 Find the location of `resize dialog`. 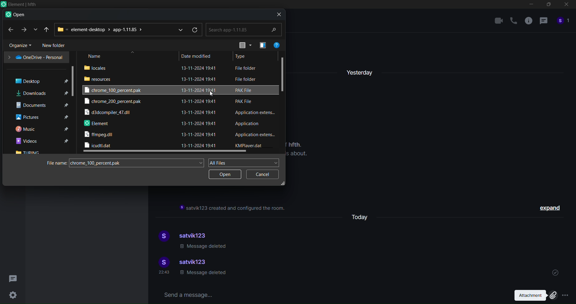

resize dialog is located at coordinates (283, 184).